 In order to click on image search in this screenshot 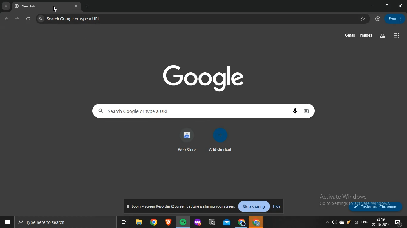, I will do `click(307, 111)`.